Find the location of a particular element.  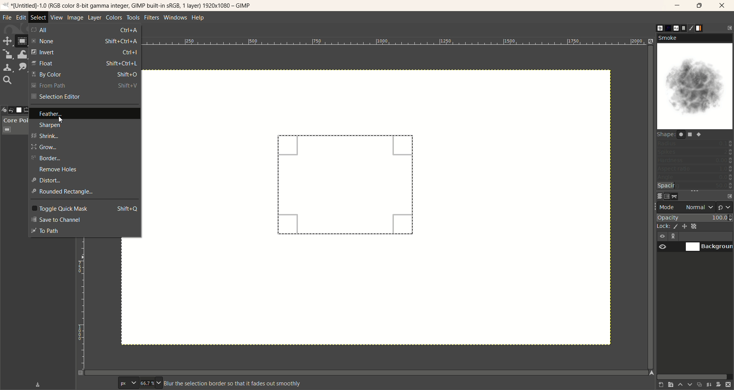

tool options is located at coordinates (27, 110).